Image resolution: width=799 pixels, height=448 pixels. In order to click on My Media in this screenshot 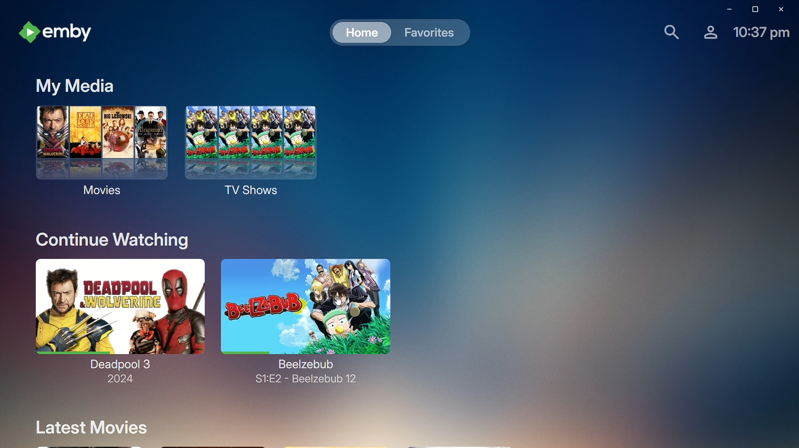, I will do `click(75, 87)`.